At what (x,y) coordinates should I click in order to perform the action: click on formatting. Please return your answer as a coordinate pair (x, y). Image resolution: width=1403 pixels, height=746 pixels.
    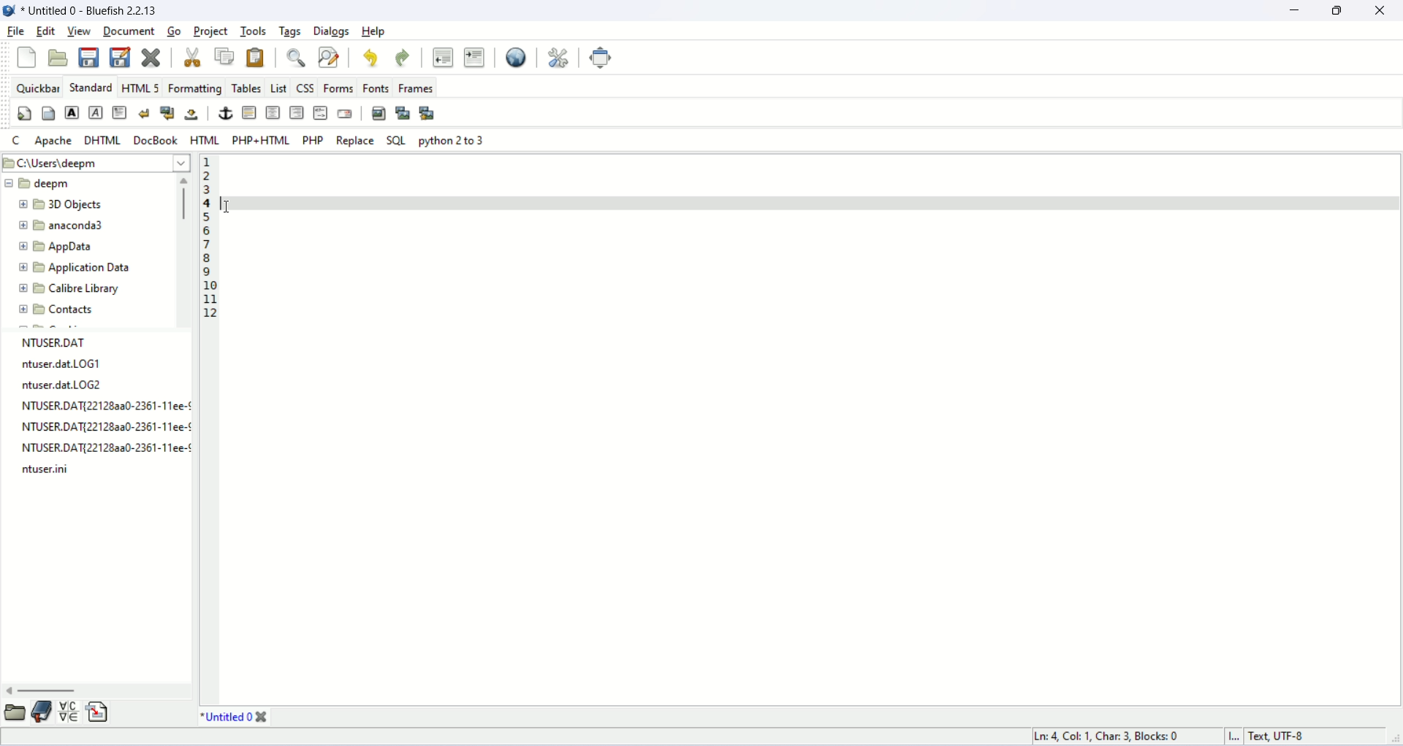
    Looking at the image, I should click on (197, 88).